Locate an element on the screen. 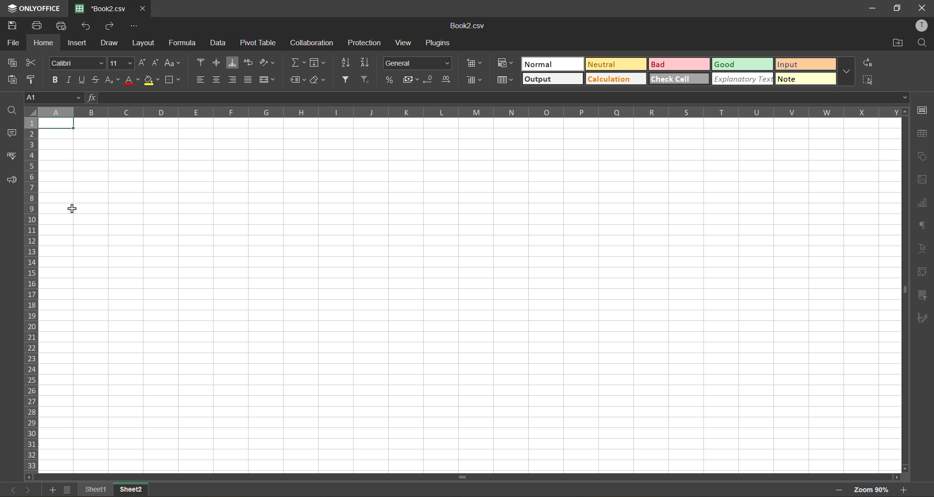  vertical scrollbar is located at coordinates (902, 287).